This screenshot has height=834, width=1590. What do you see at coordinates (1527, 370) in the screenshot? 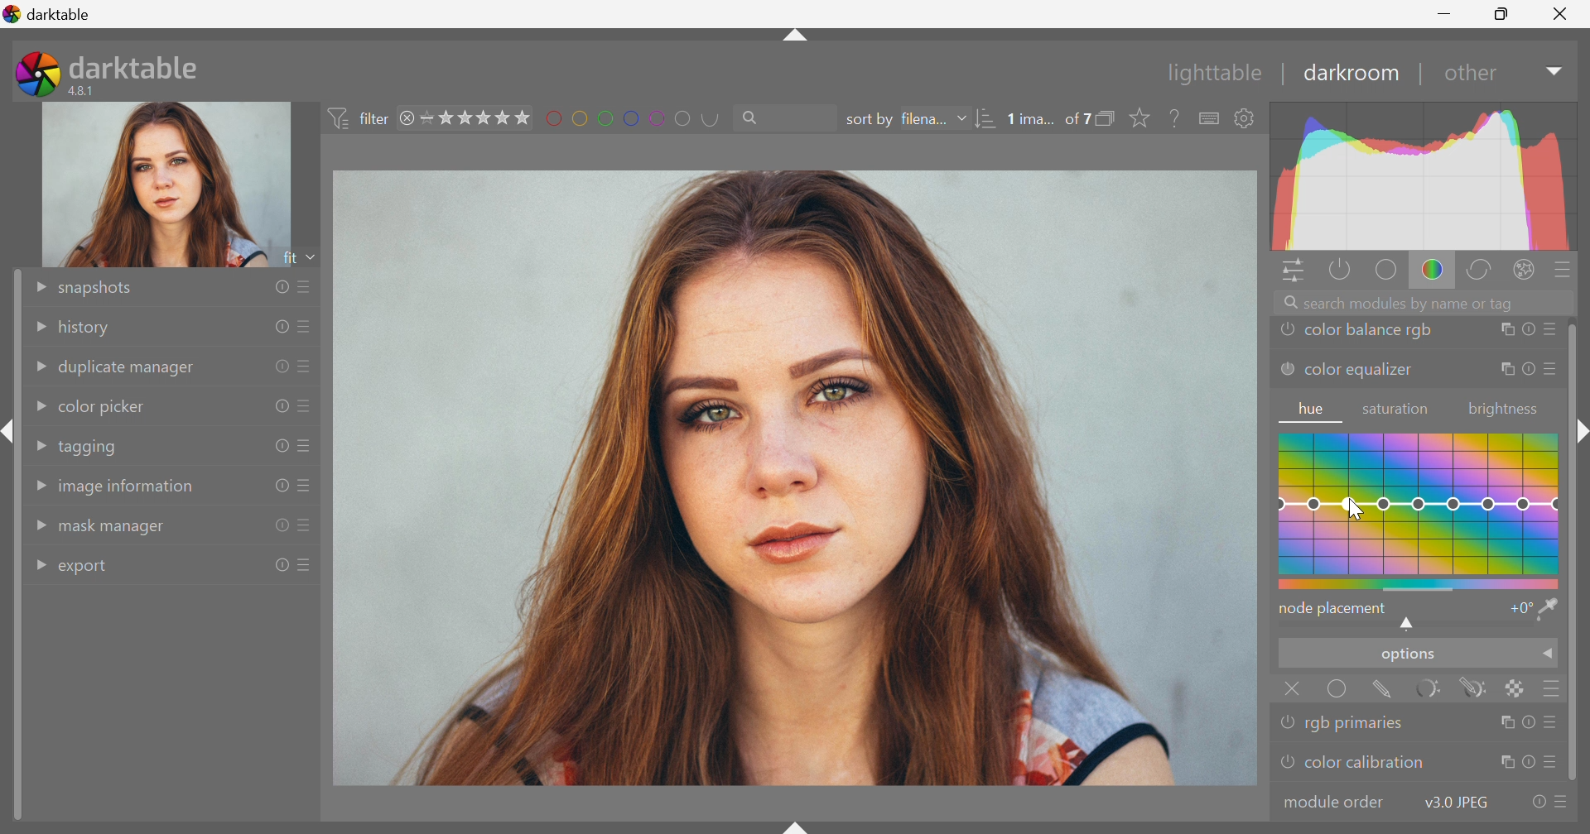
I see `reset` at bounding box center [1527, 370].